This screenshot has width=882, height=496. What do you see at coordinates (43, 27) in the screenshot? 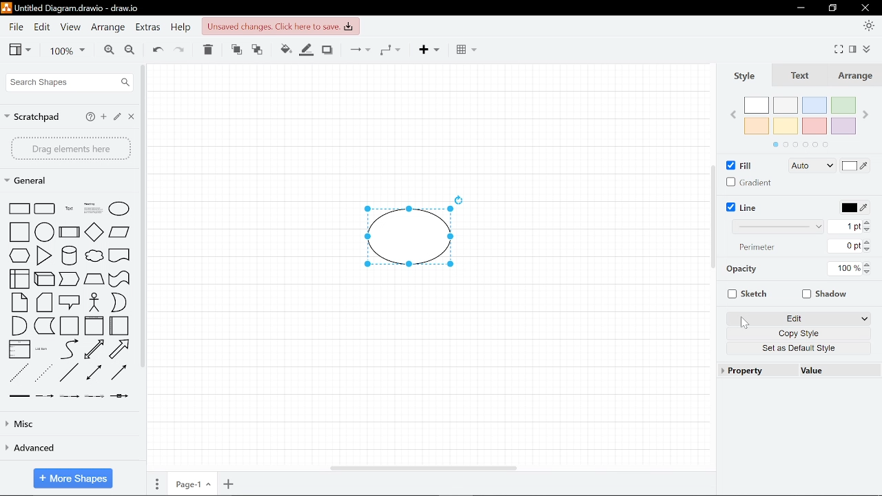
I see `Edit` at bounding box center [43, 27].